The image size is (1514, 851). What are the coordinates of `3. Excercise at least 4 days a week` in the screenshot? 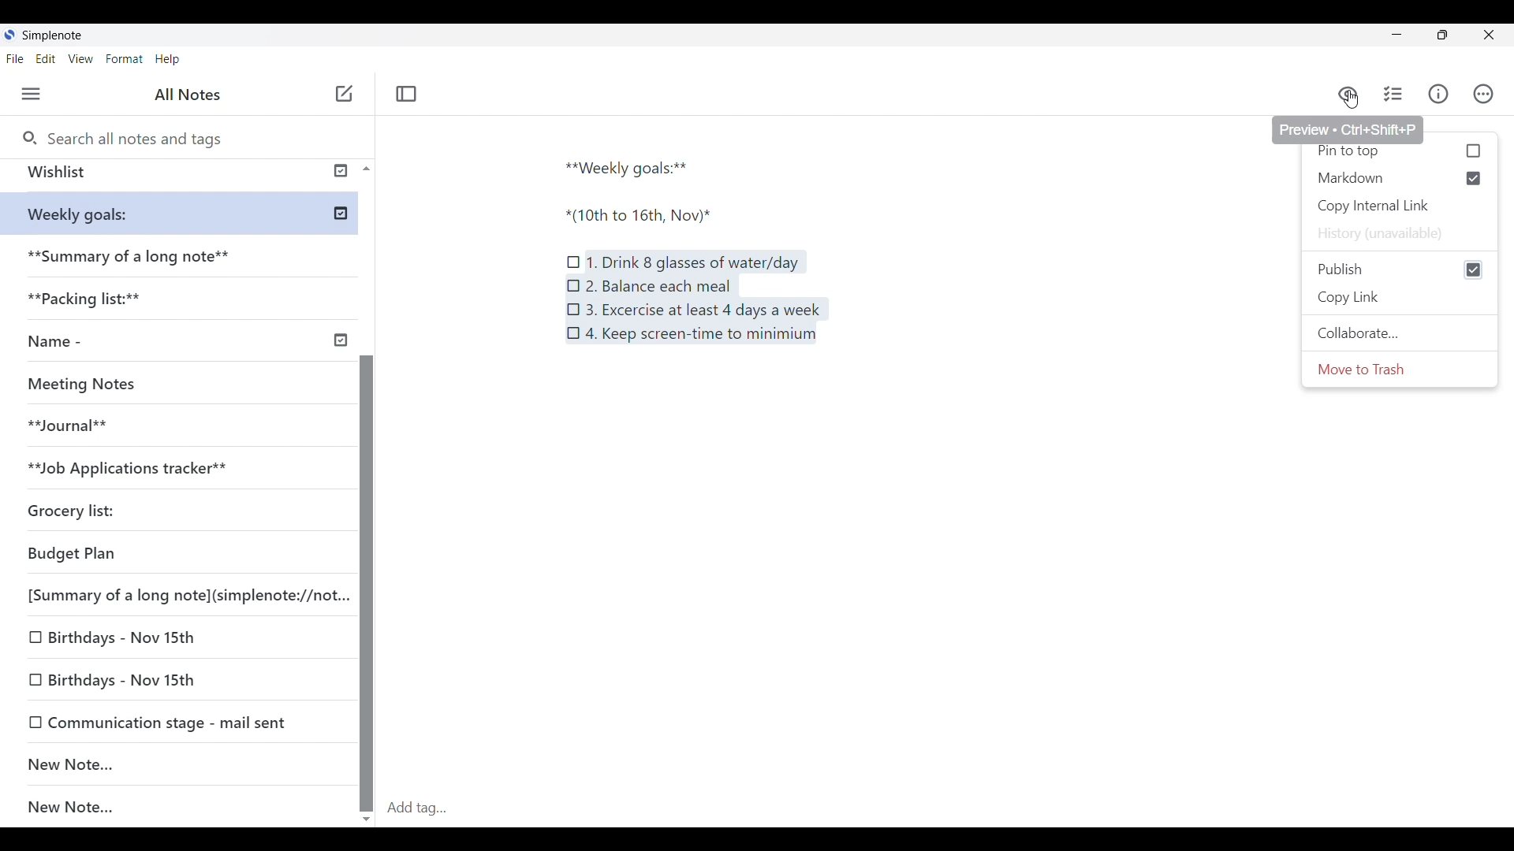 It's located at (703, 310).